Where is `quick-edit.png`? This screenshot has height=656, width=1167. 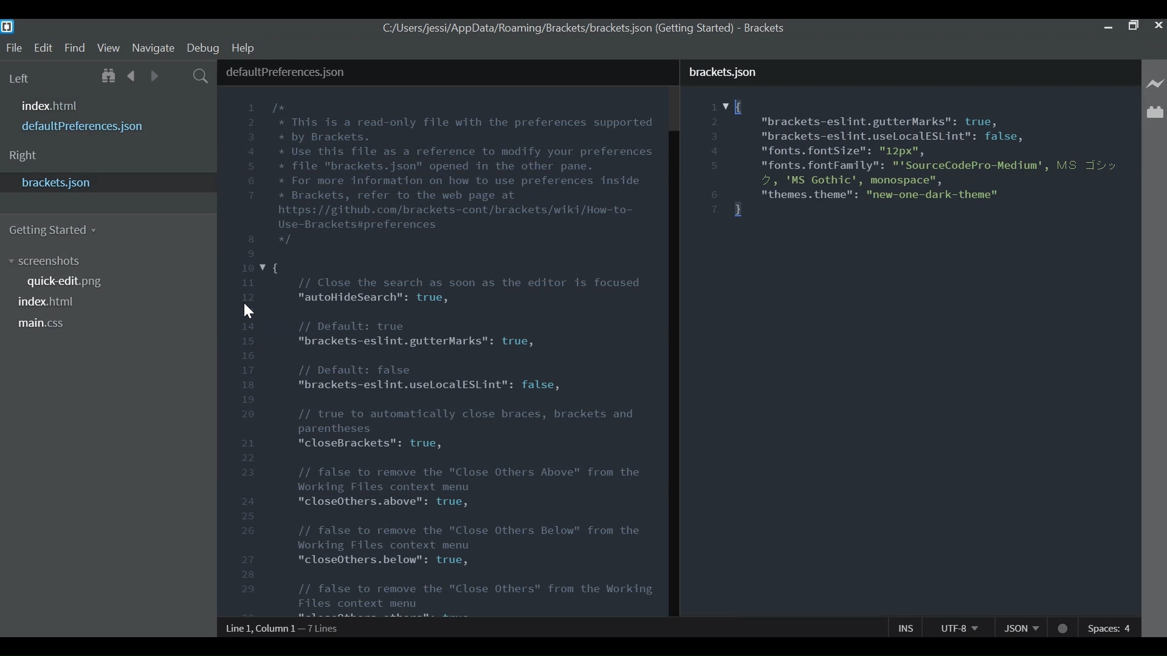
quick-edit.png is located at coordinates (66, 282).